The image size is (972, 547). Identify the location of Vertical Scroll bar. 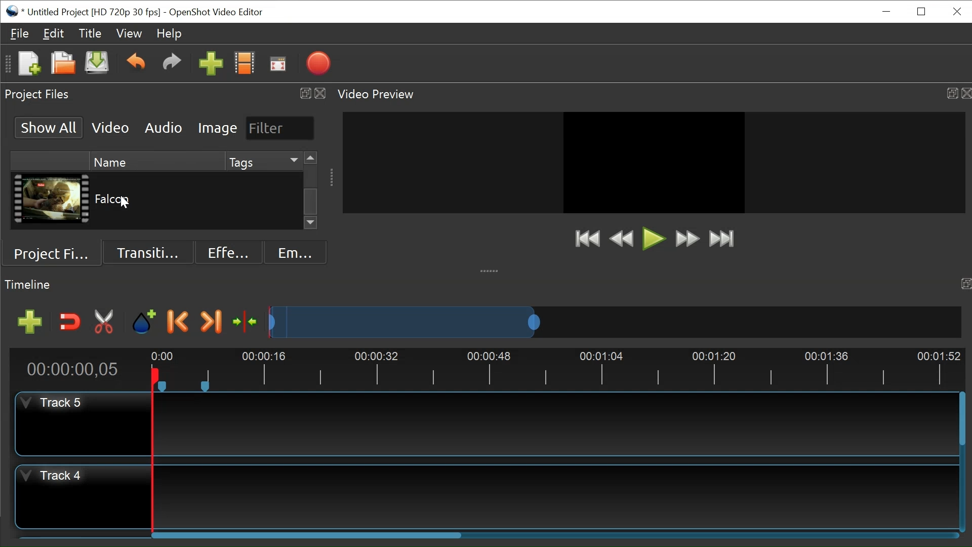
(961, 420).